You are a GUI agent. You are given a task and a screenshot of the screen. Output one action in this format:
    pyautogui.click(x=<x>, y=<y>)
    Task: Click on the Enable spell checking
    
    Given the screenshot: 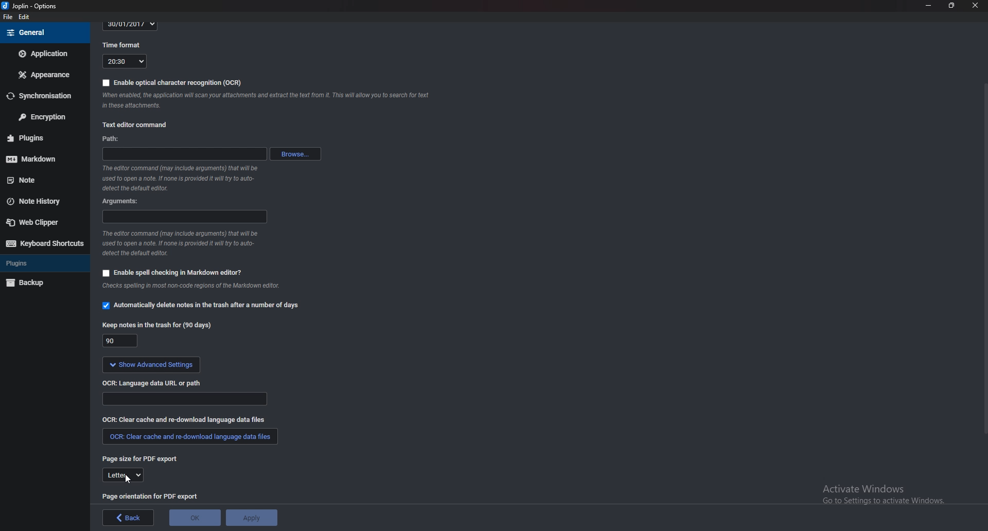 What is the action you would take?
    pyautogui.click(x=172, y=273)
    